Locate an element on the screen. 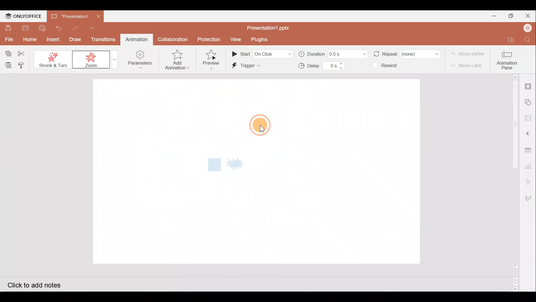 The width and height of the screenshot is (536, 302). Close is located at coordinates (527, 15).